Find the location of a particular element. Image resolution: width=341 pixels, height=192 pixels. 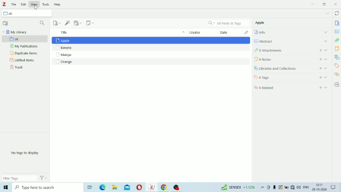

Chart is located at coordinates (236, 188).